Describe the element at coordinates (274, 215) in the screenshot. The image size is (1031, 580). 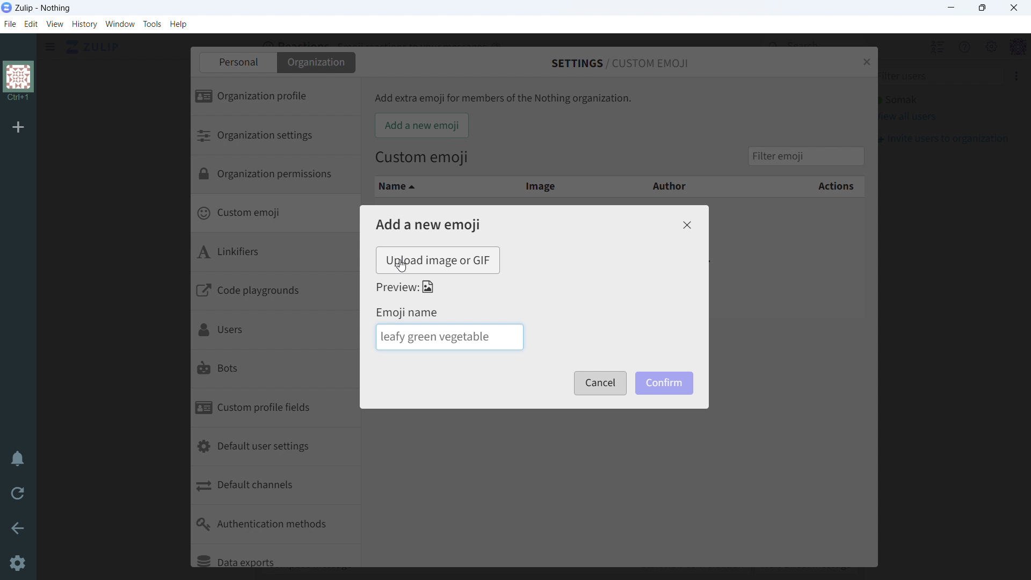
I see `custom emoji` at that location.